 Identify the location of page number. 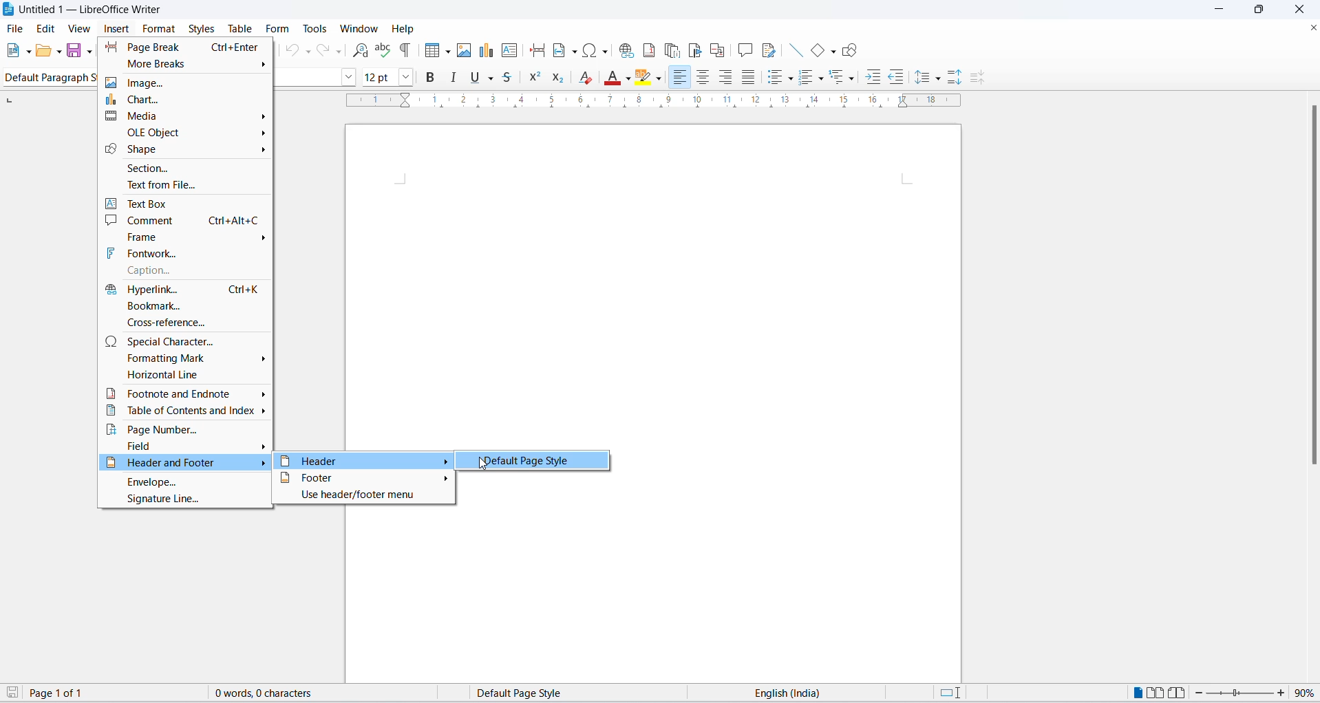
(185, 429).